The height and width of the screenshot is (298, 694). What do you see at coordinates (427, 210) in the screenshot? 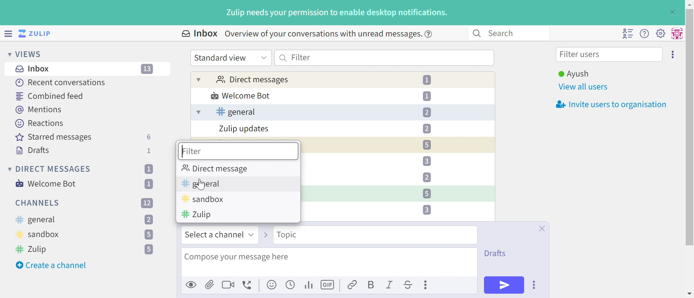
I see `3` at bounding box center [427, 210].